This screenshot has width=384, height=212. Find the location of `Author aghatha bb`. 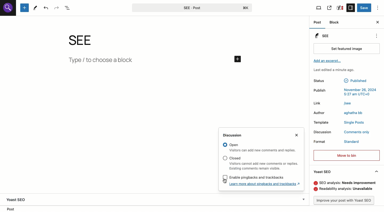

Author aghatha bb is located at coordinates (341, 114).